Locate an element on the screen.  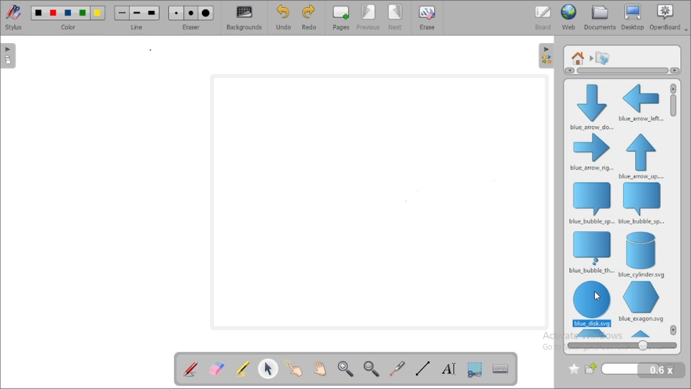
board is located at coordinates (543, 17).